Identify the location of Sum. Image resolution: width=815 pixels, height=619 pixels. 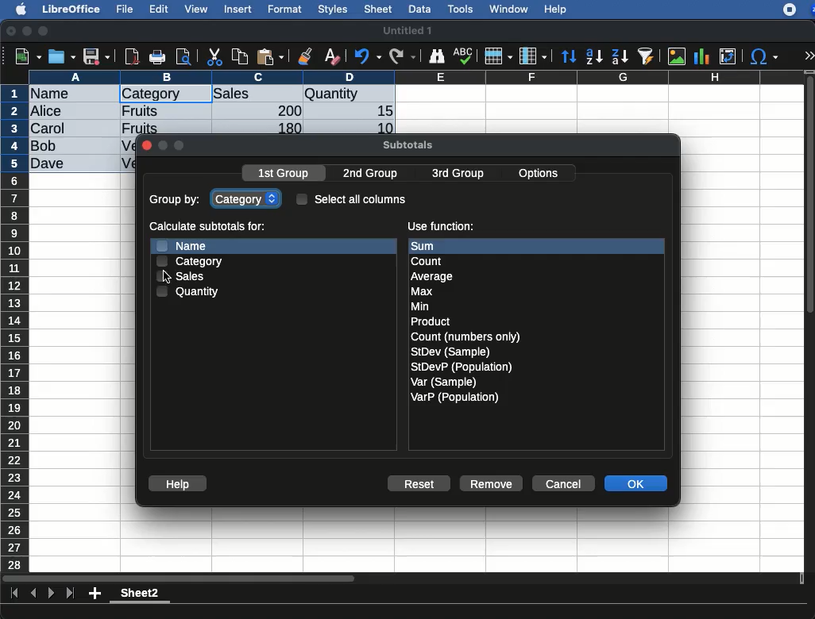
(434, 246).